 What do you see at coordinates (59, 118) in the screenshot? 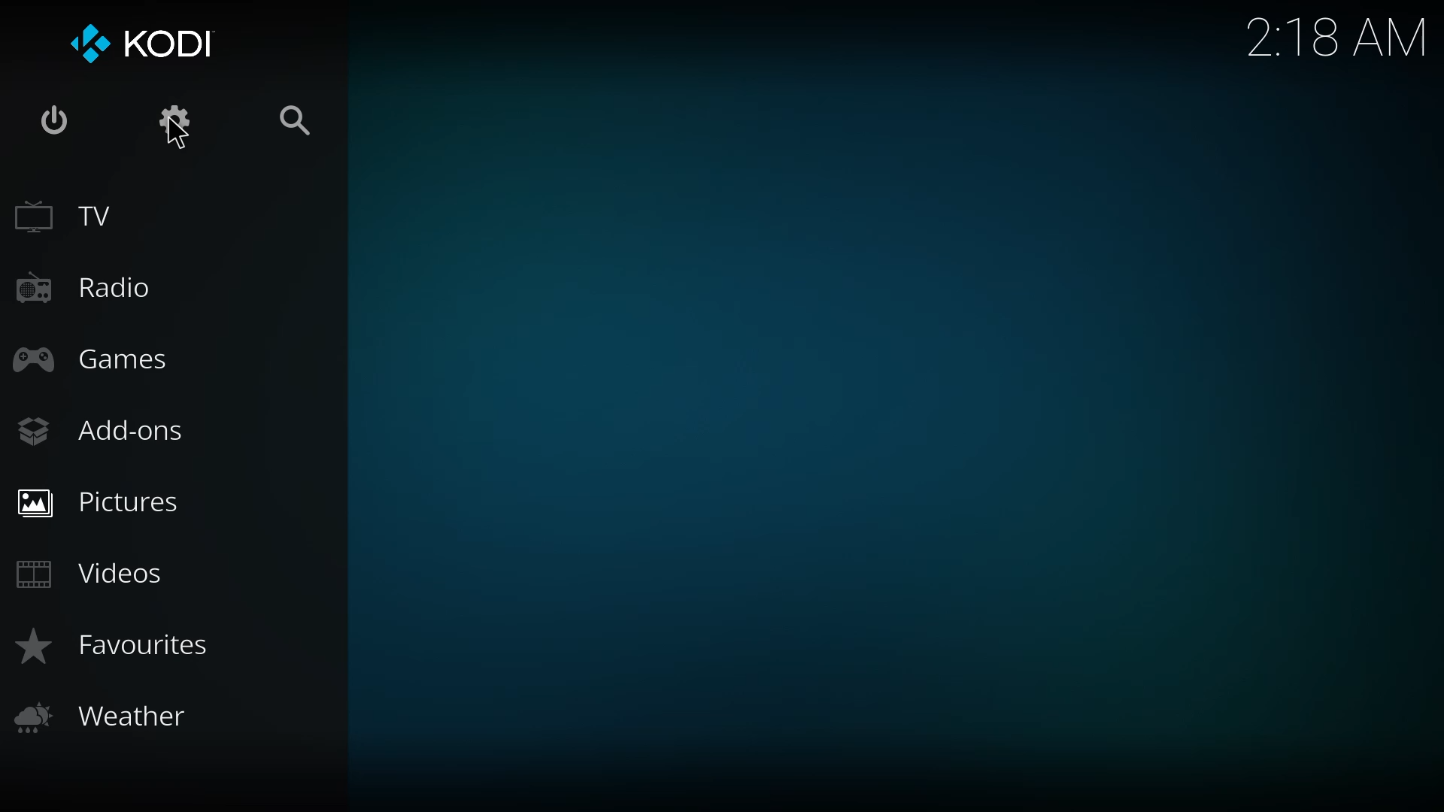
I see `power` at bounding box center [59, 118].